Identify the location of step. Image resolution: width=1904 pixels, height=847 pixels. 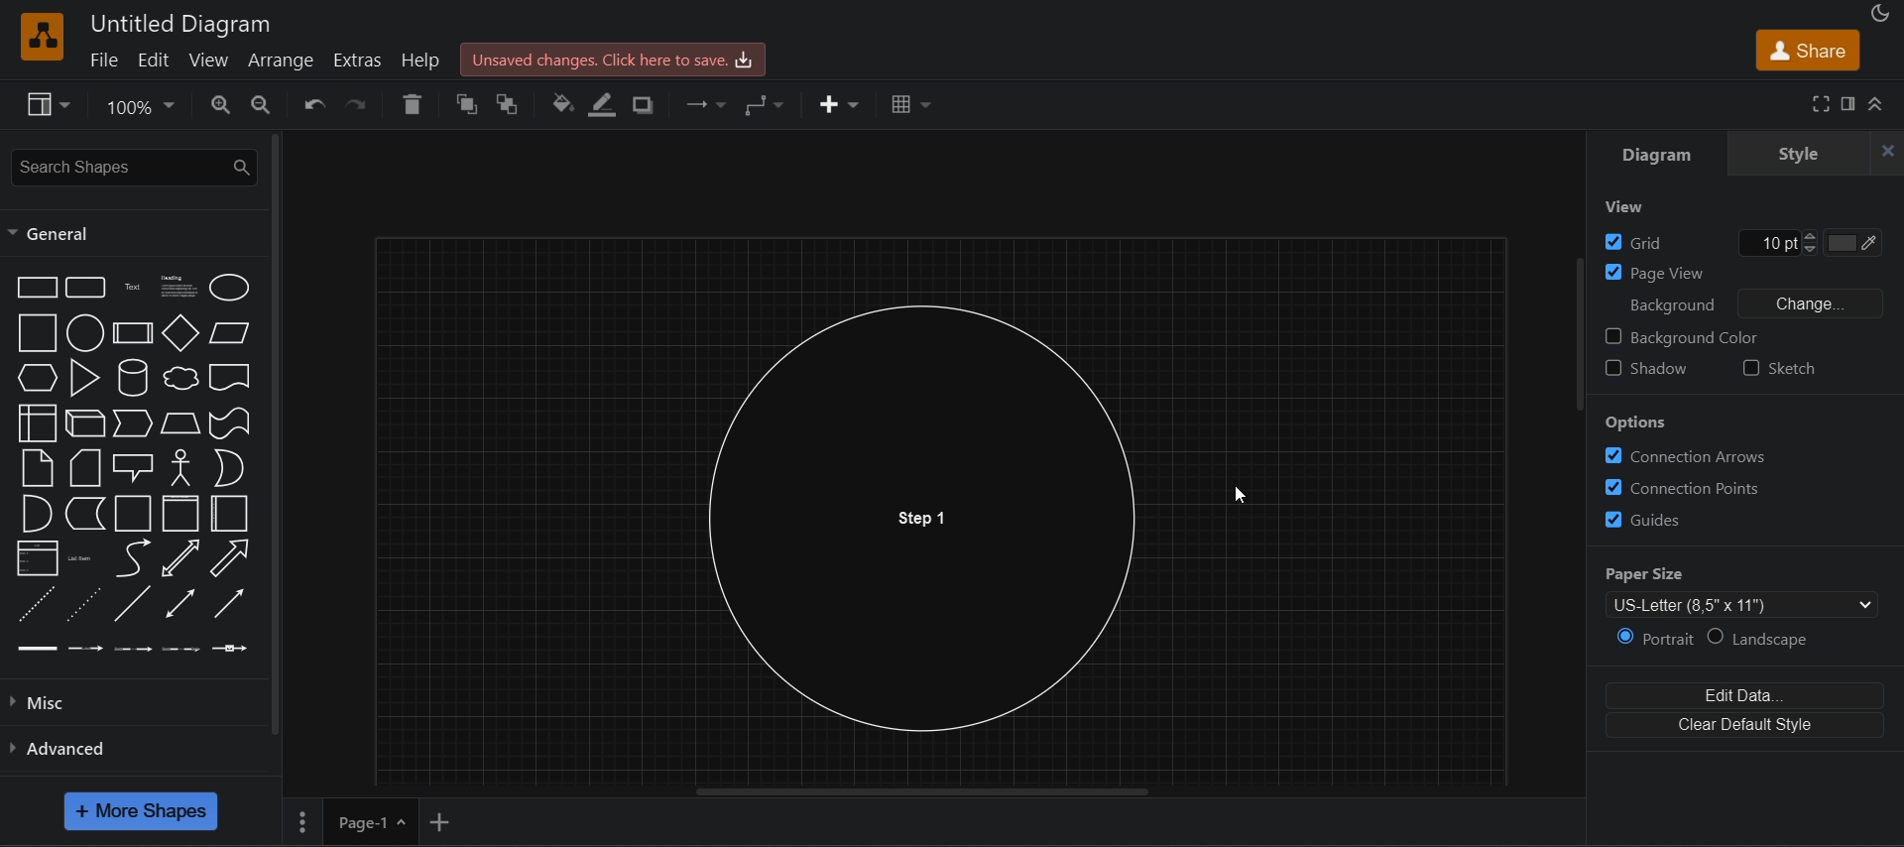
(131, 427).